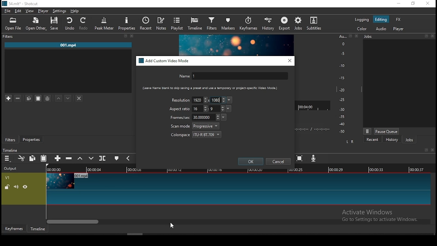  I want to click on close, so click(357, 36).